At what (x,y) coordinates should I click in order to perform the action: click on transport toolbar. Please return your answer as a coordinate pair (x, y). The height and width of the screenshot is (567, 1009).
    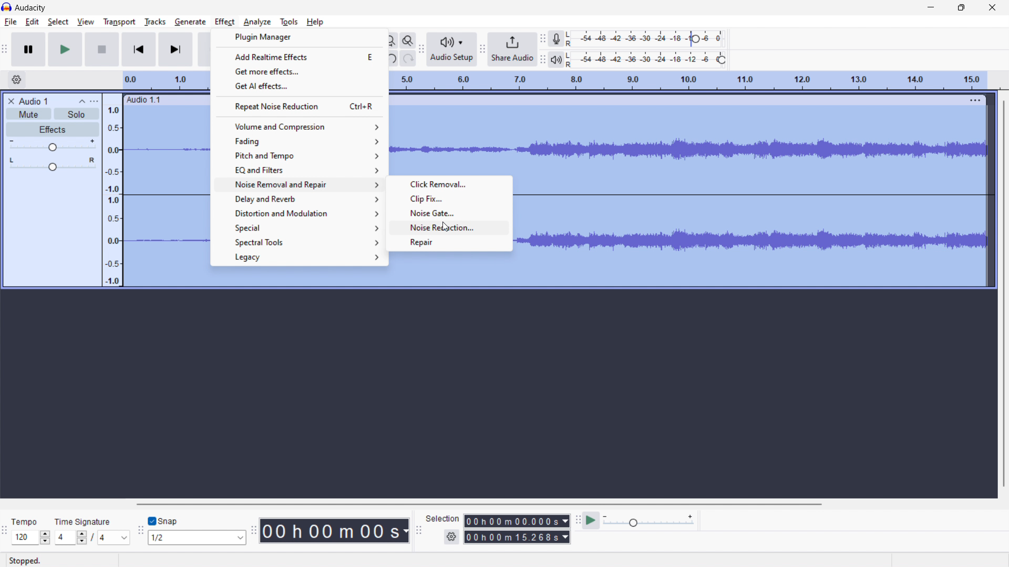
    Looking at the image, I should click on (5, 48).